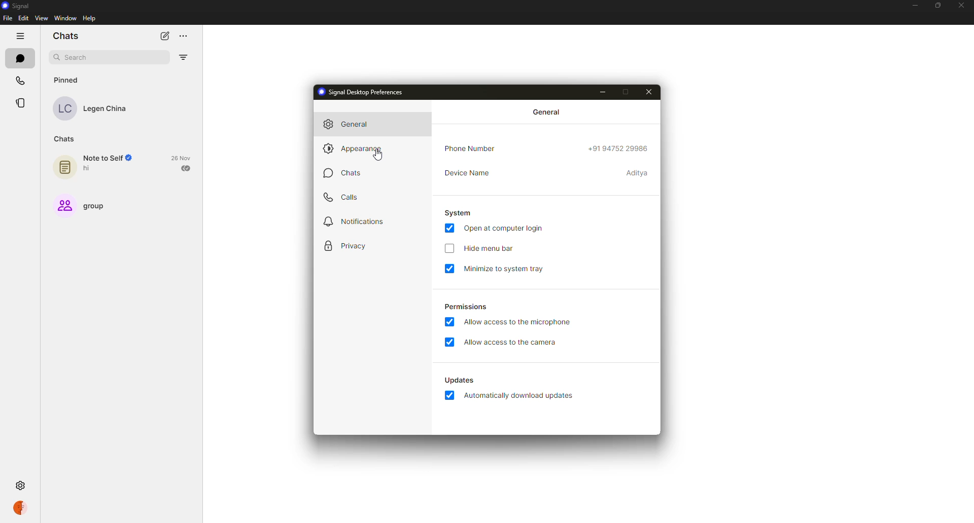  Describe the element at coordinates (22, 485) in the screenshot. I see `settings` at that location.